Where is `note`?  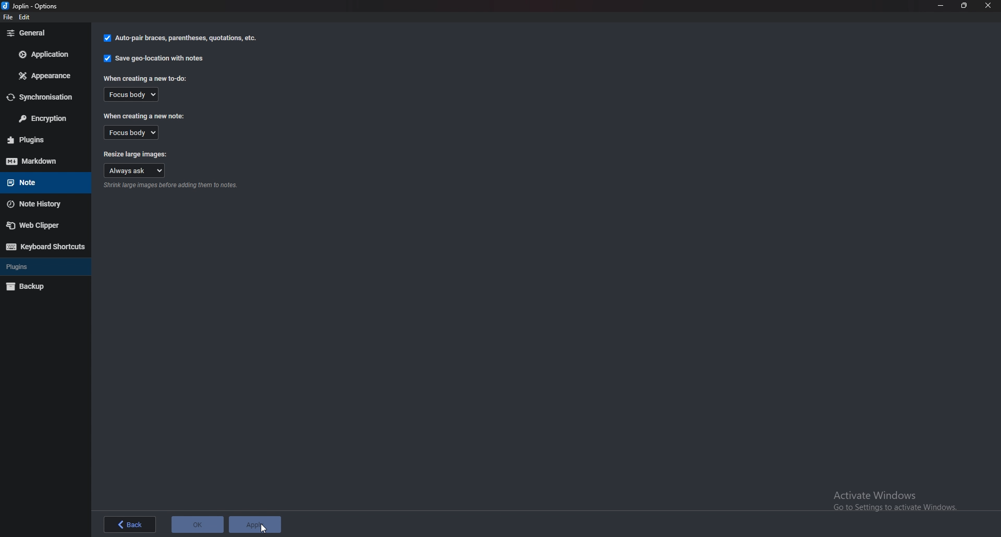
note is located at coordinates (40, 182).